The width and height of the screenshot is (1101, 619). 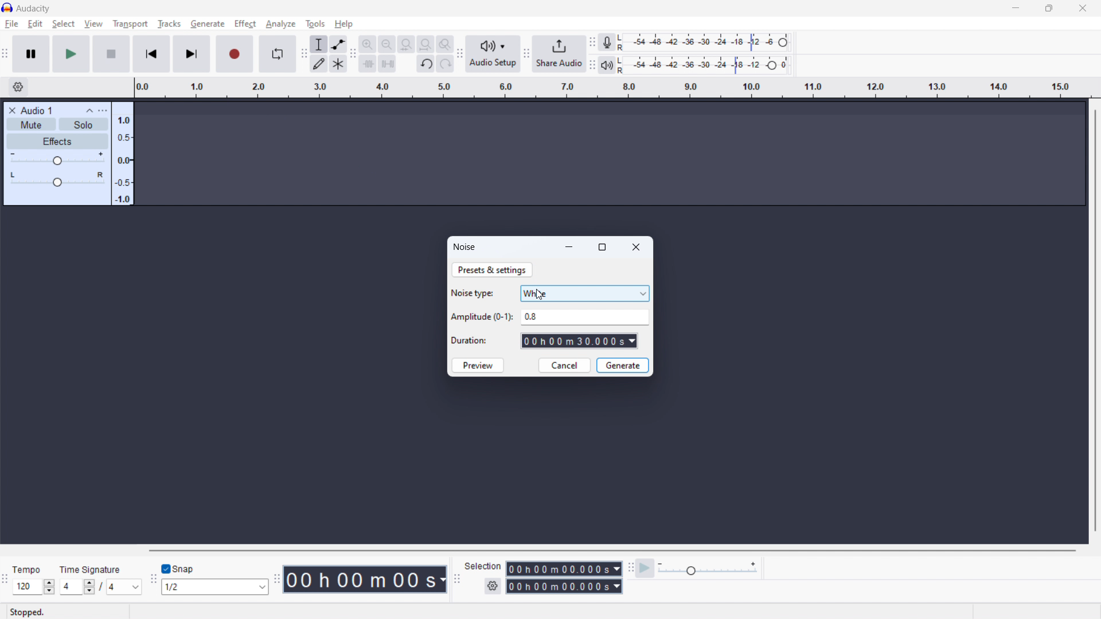 What do you see at coordinates (386, 44) in the screenshot?
I see `zoom out` at bounding box center [386, 44].